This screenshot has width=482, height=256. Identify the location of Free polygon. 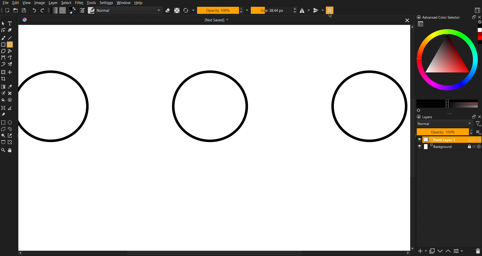
(10, 51).